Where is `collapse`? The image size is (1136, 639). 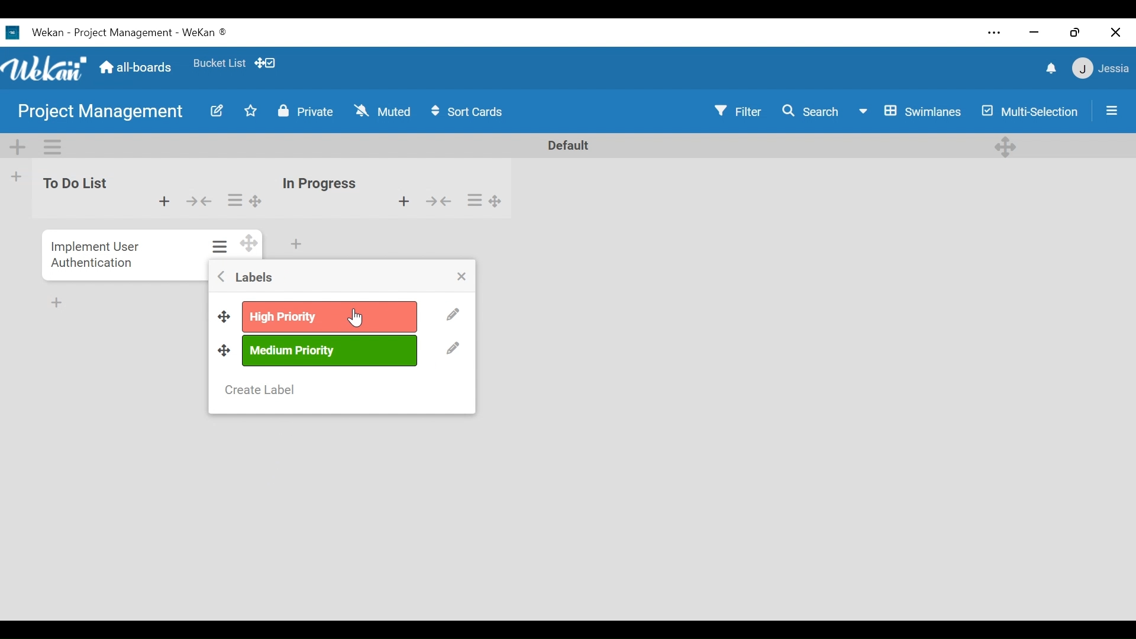
collapse is located at coordinates (440, 202).